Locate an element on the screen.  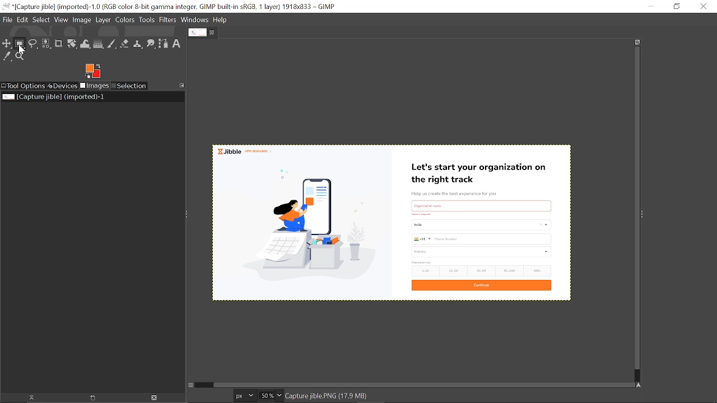
Zoom when window size changes is located at coordinates (637, 42).